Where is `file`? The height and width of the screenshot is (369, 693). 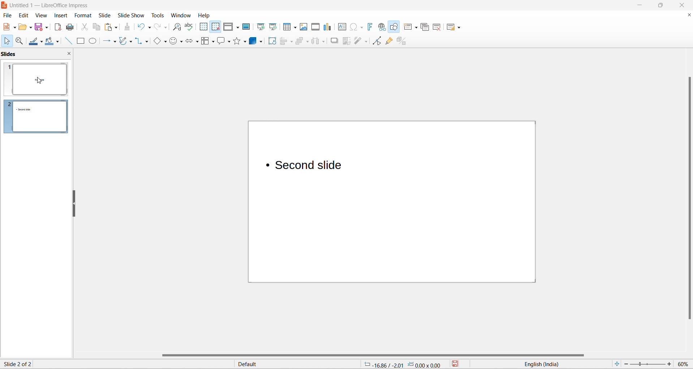 file is located at coordinates (9, 15).